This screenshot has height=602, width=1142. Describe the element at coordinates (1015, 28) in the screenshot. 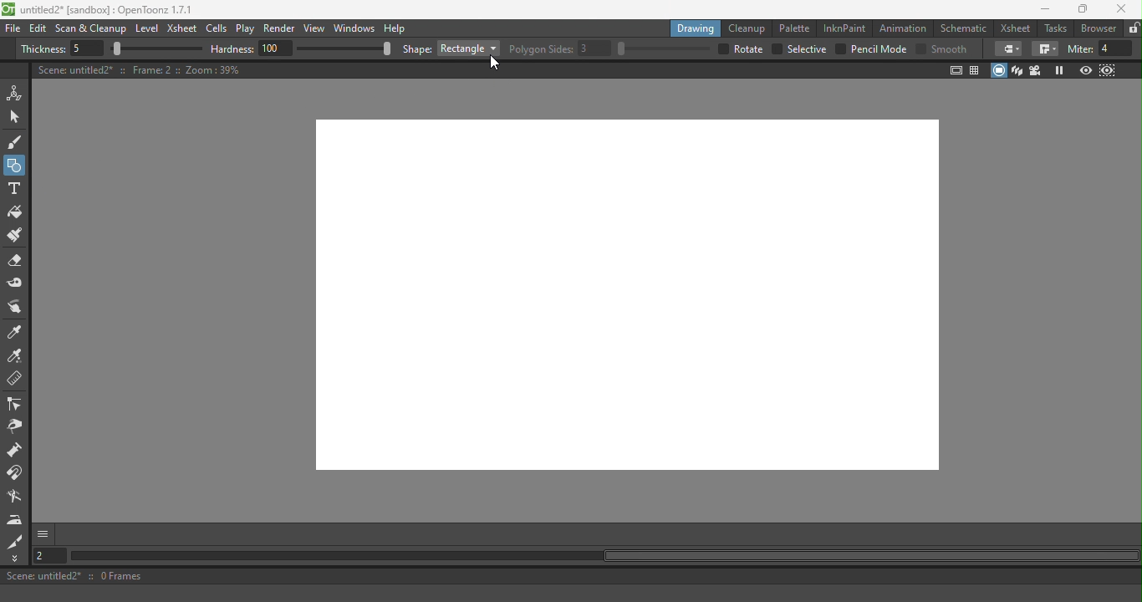

I see `Xsheet` at that location.